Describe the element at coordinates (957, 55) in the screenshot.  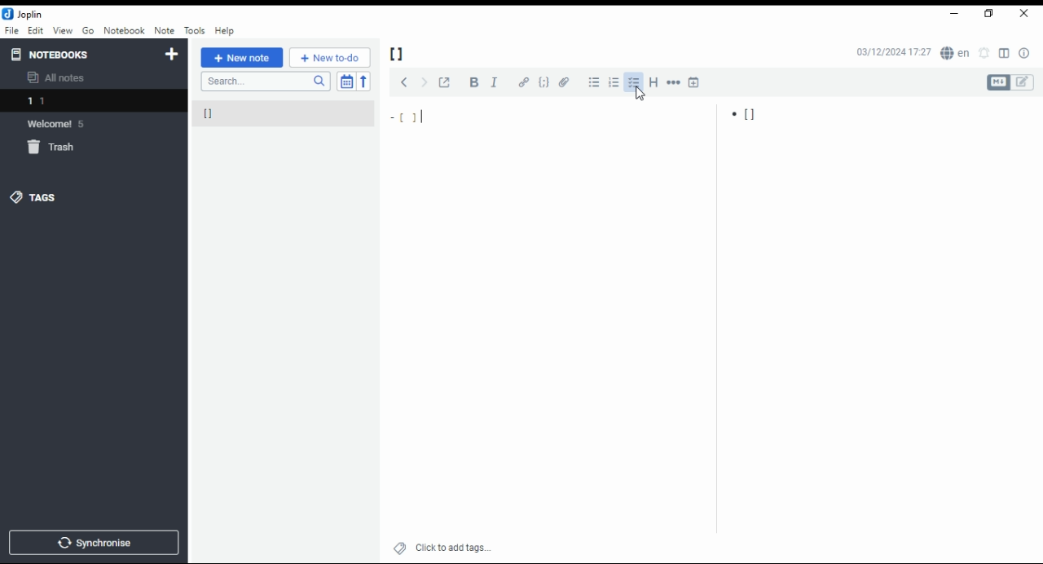
I see `spell checker` at that location.